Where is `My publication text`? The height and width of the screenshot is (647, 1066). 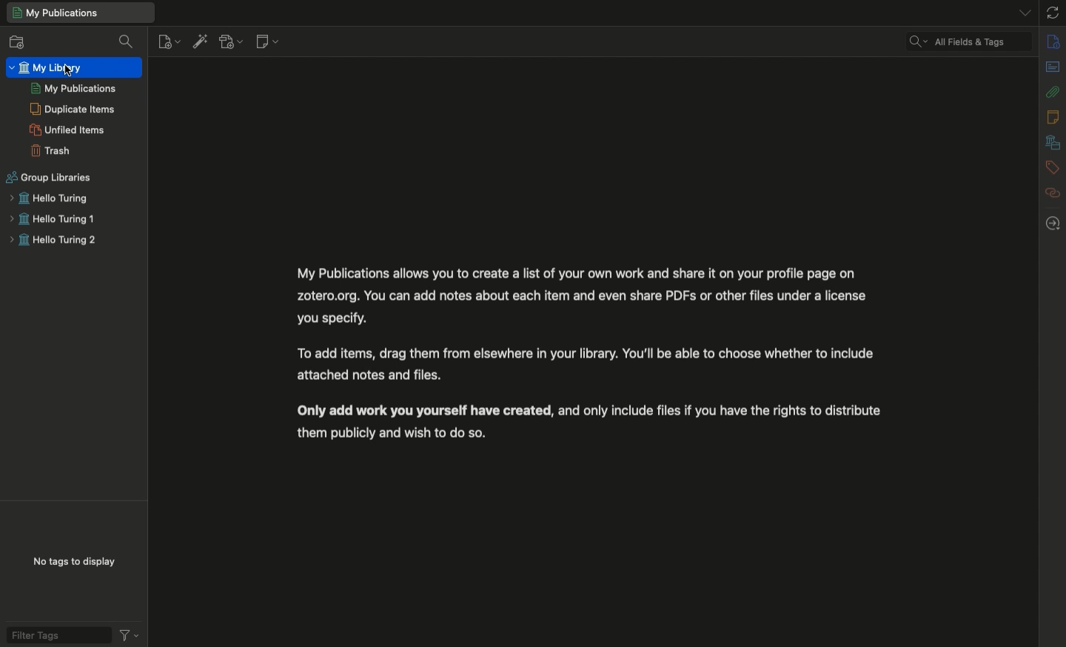 My publication text is located at coordinates (639, 358).